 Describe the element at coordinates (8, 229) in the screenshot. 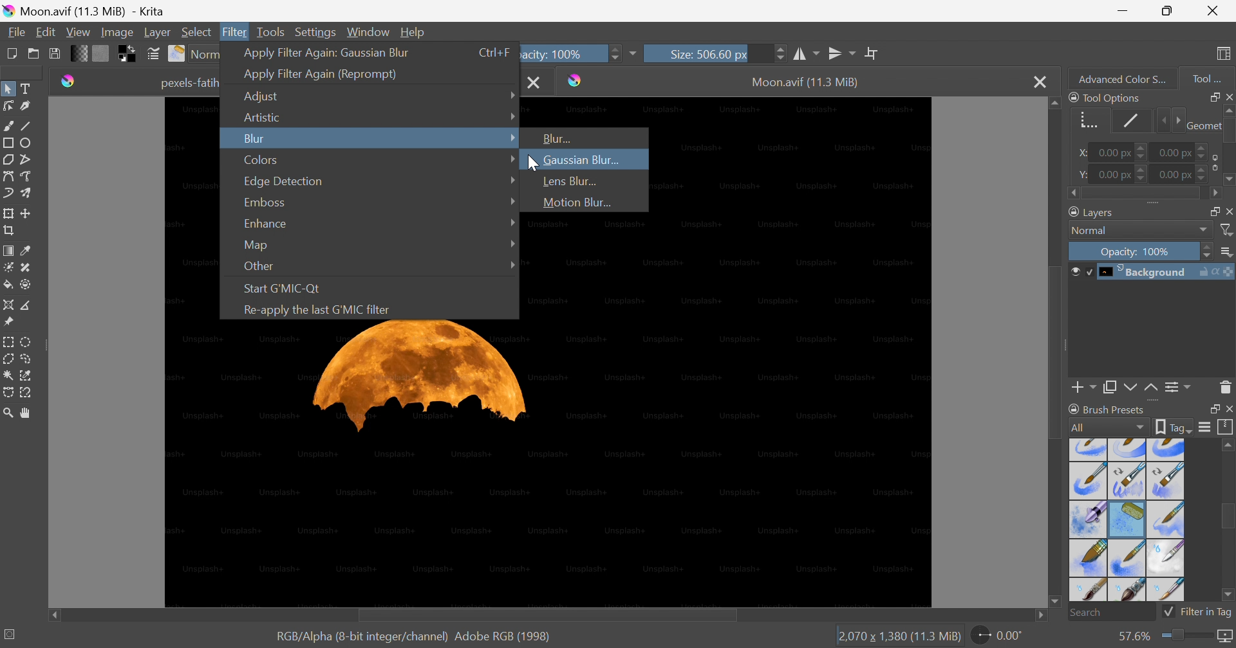

I see `Crop an image to an area` at that location.